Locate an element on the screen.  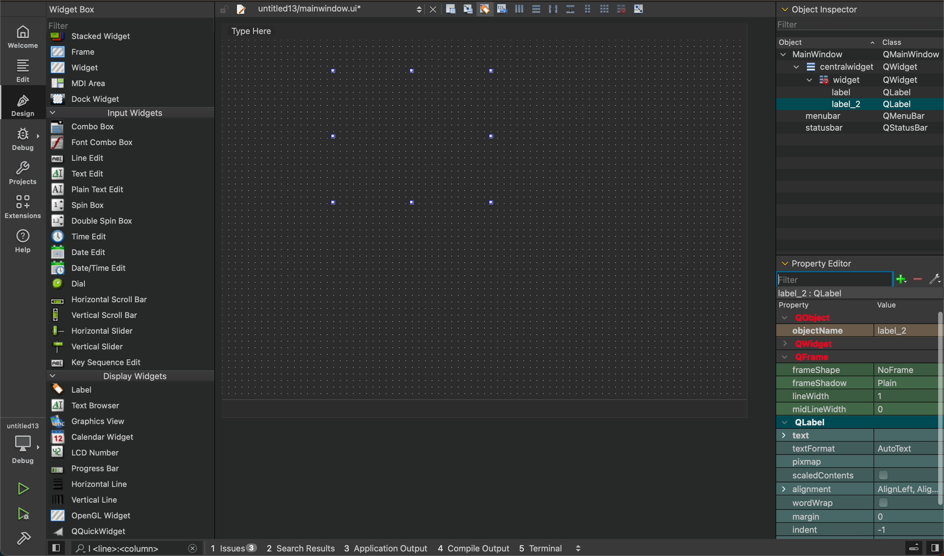
shadow is located at coordinates (858, 384).